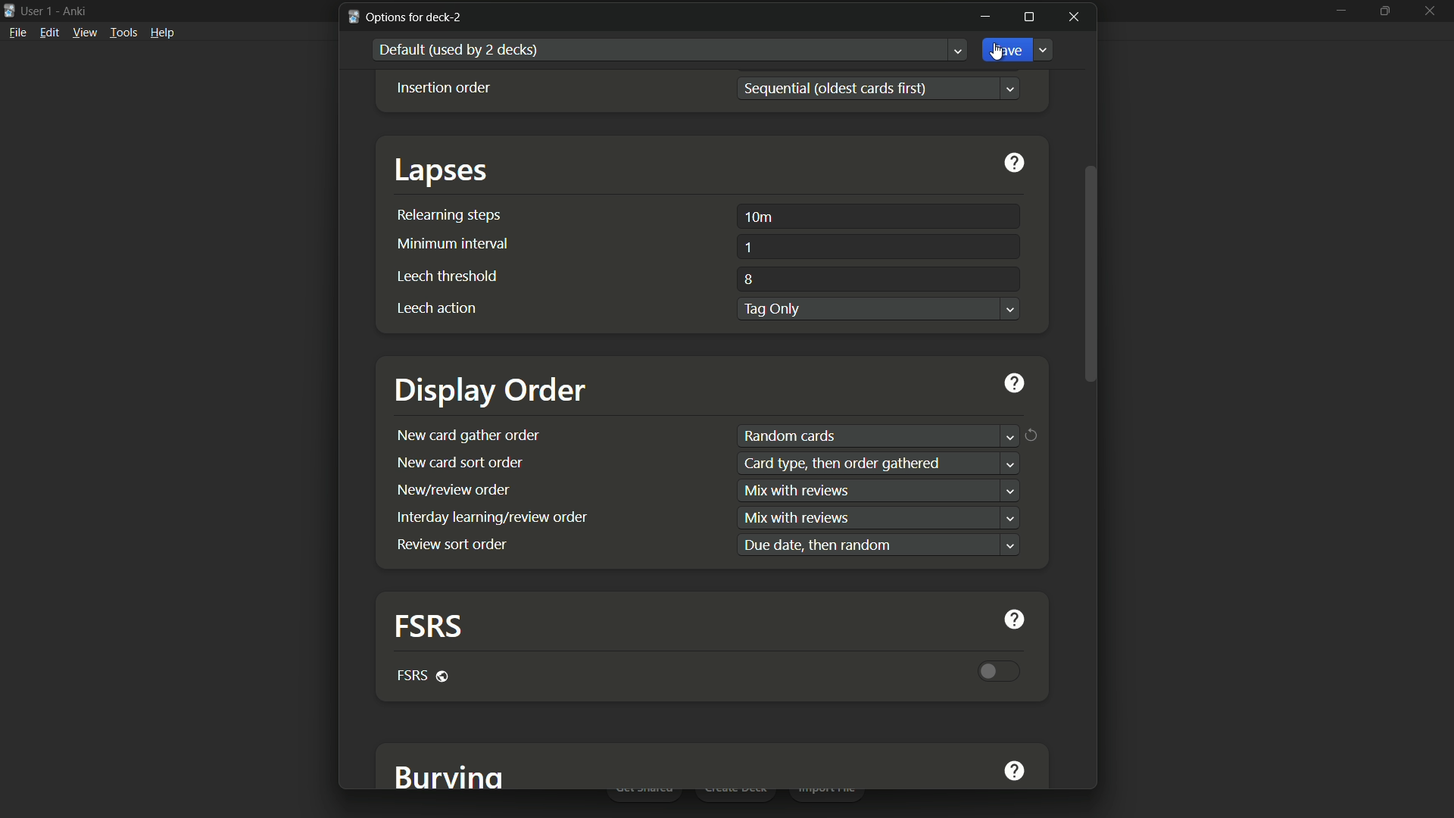  What do you see at coordinates (794, 492) in the screenshot?
I see `text` at bounding box center [794, 492].